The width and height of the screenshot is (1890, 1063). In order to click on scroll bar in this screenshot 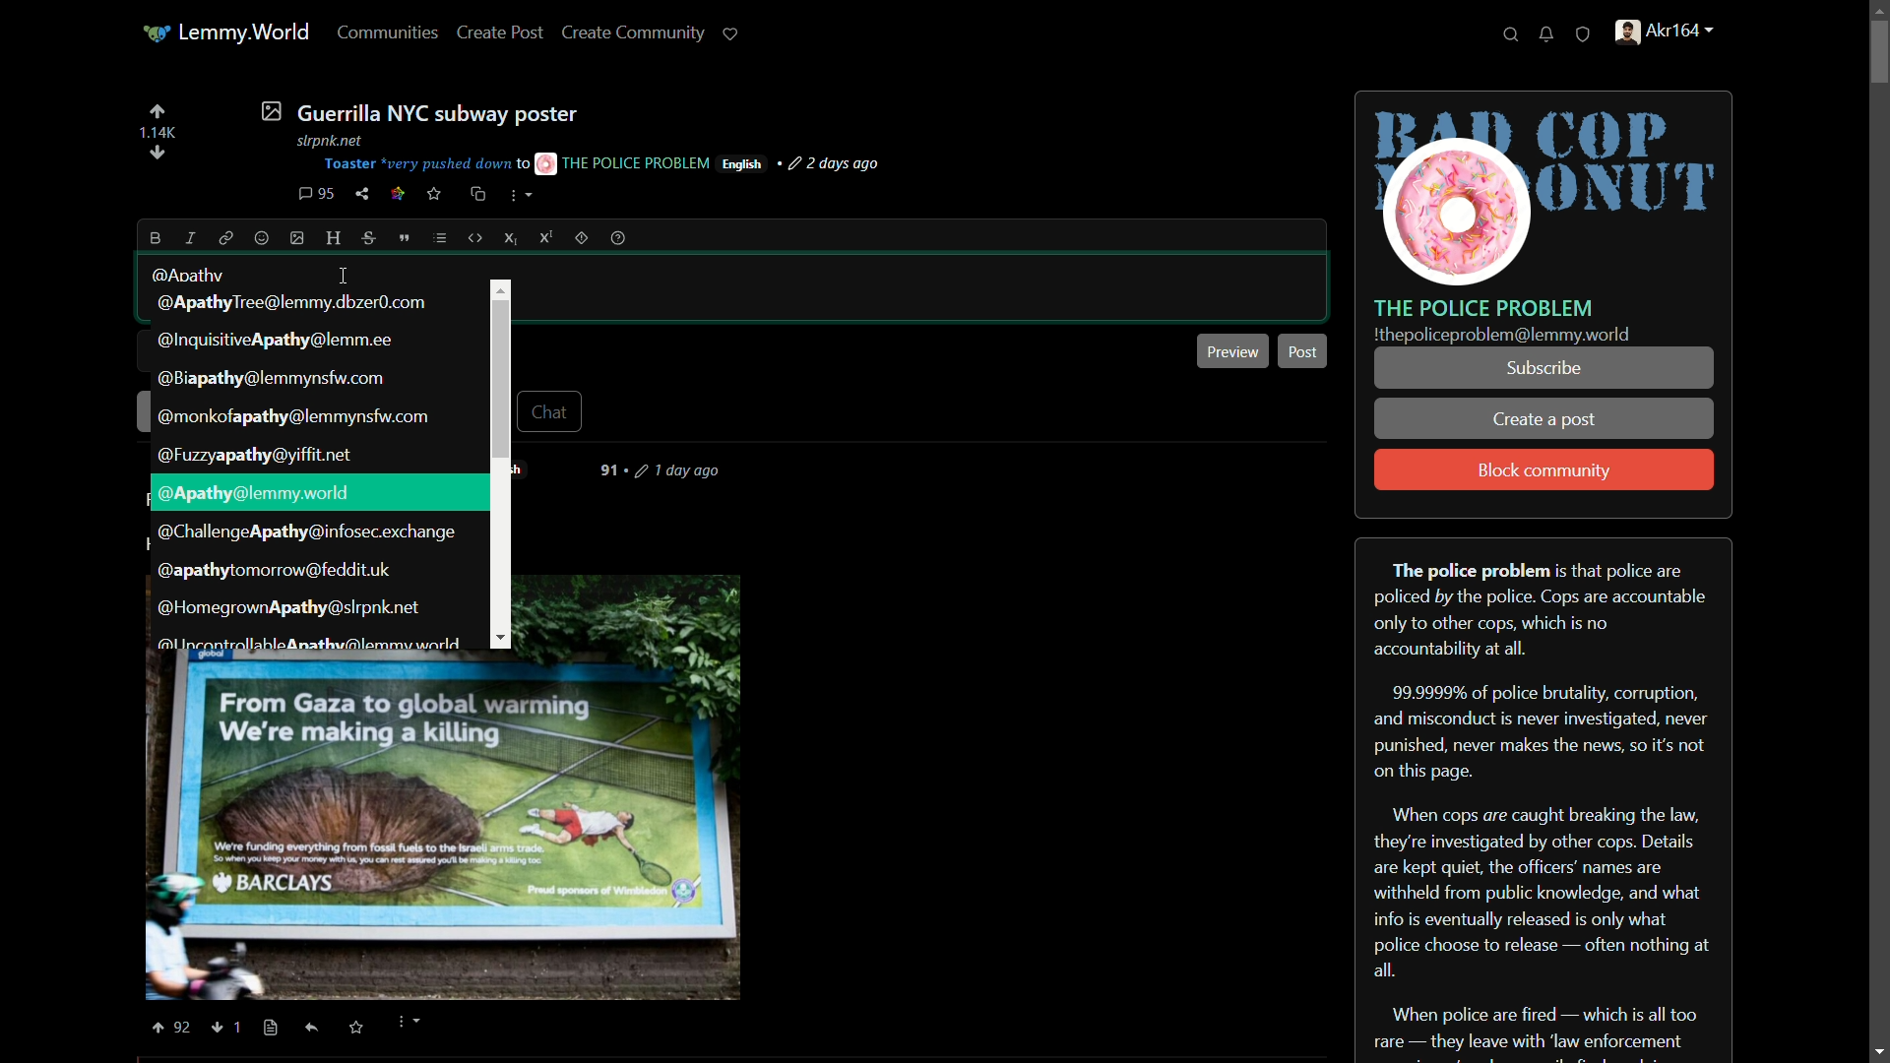, I will do `click(500, 377)`.